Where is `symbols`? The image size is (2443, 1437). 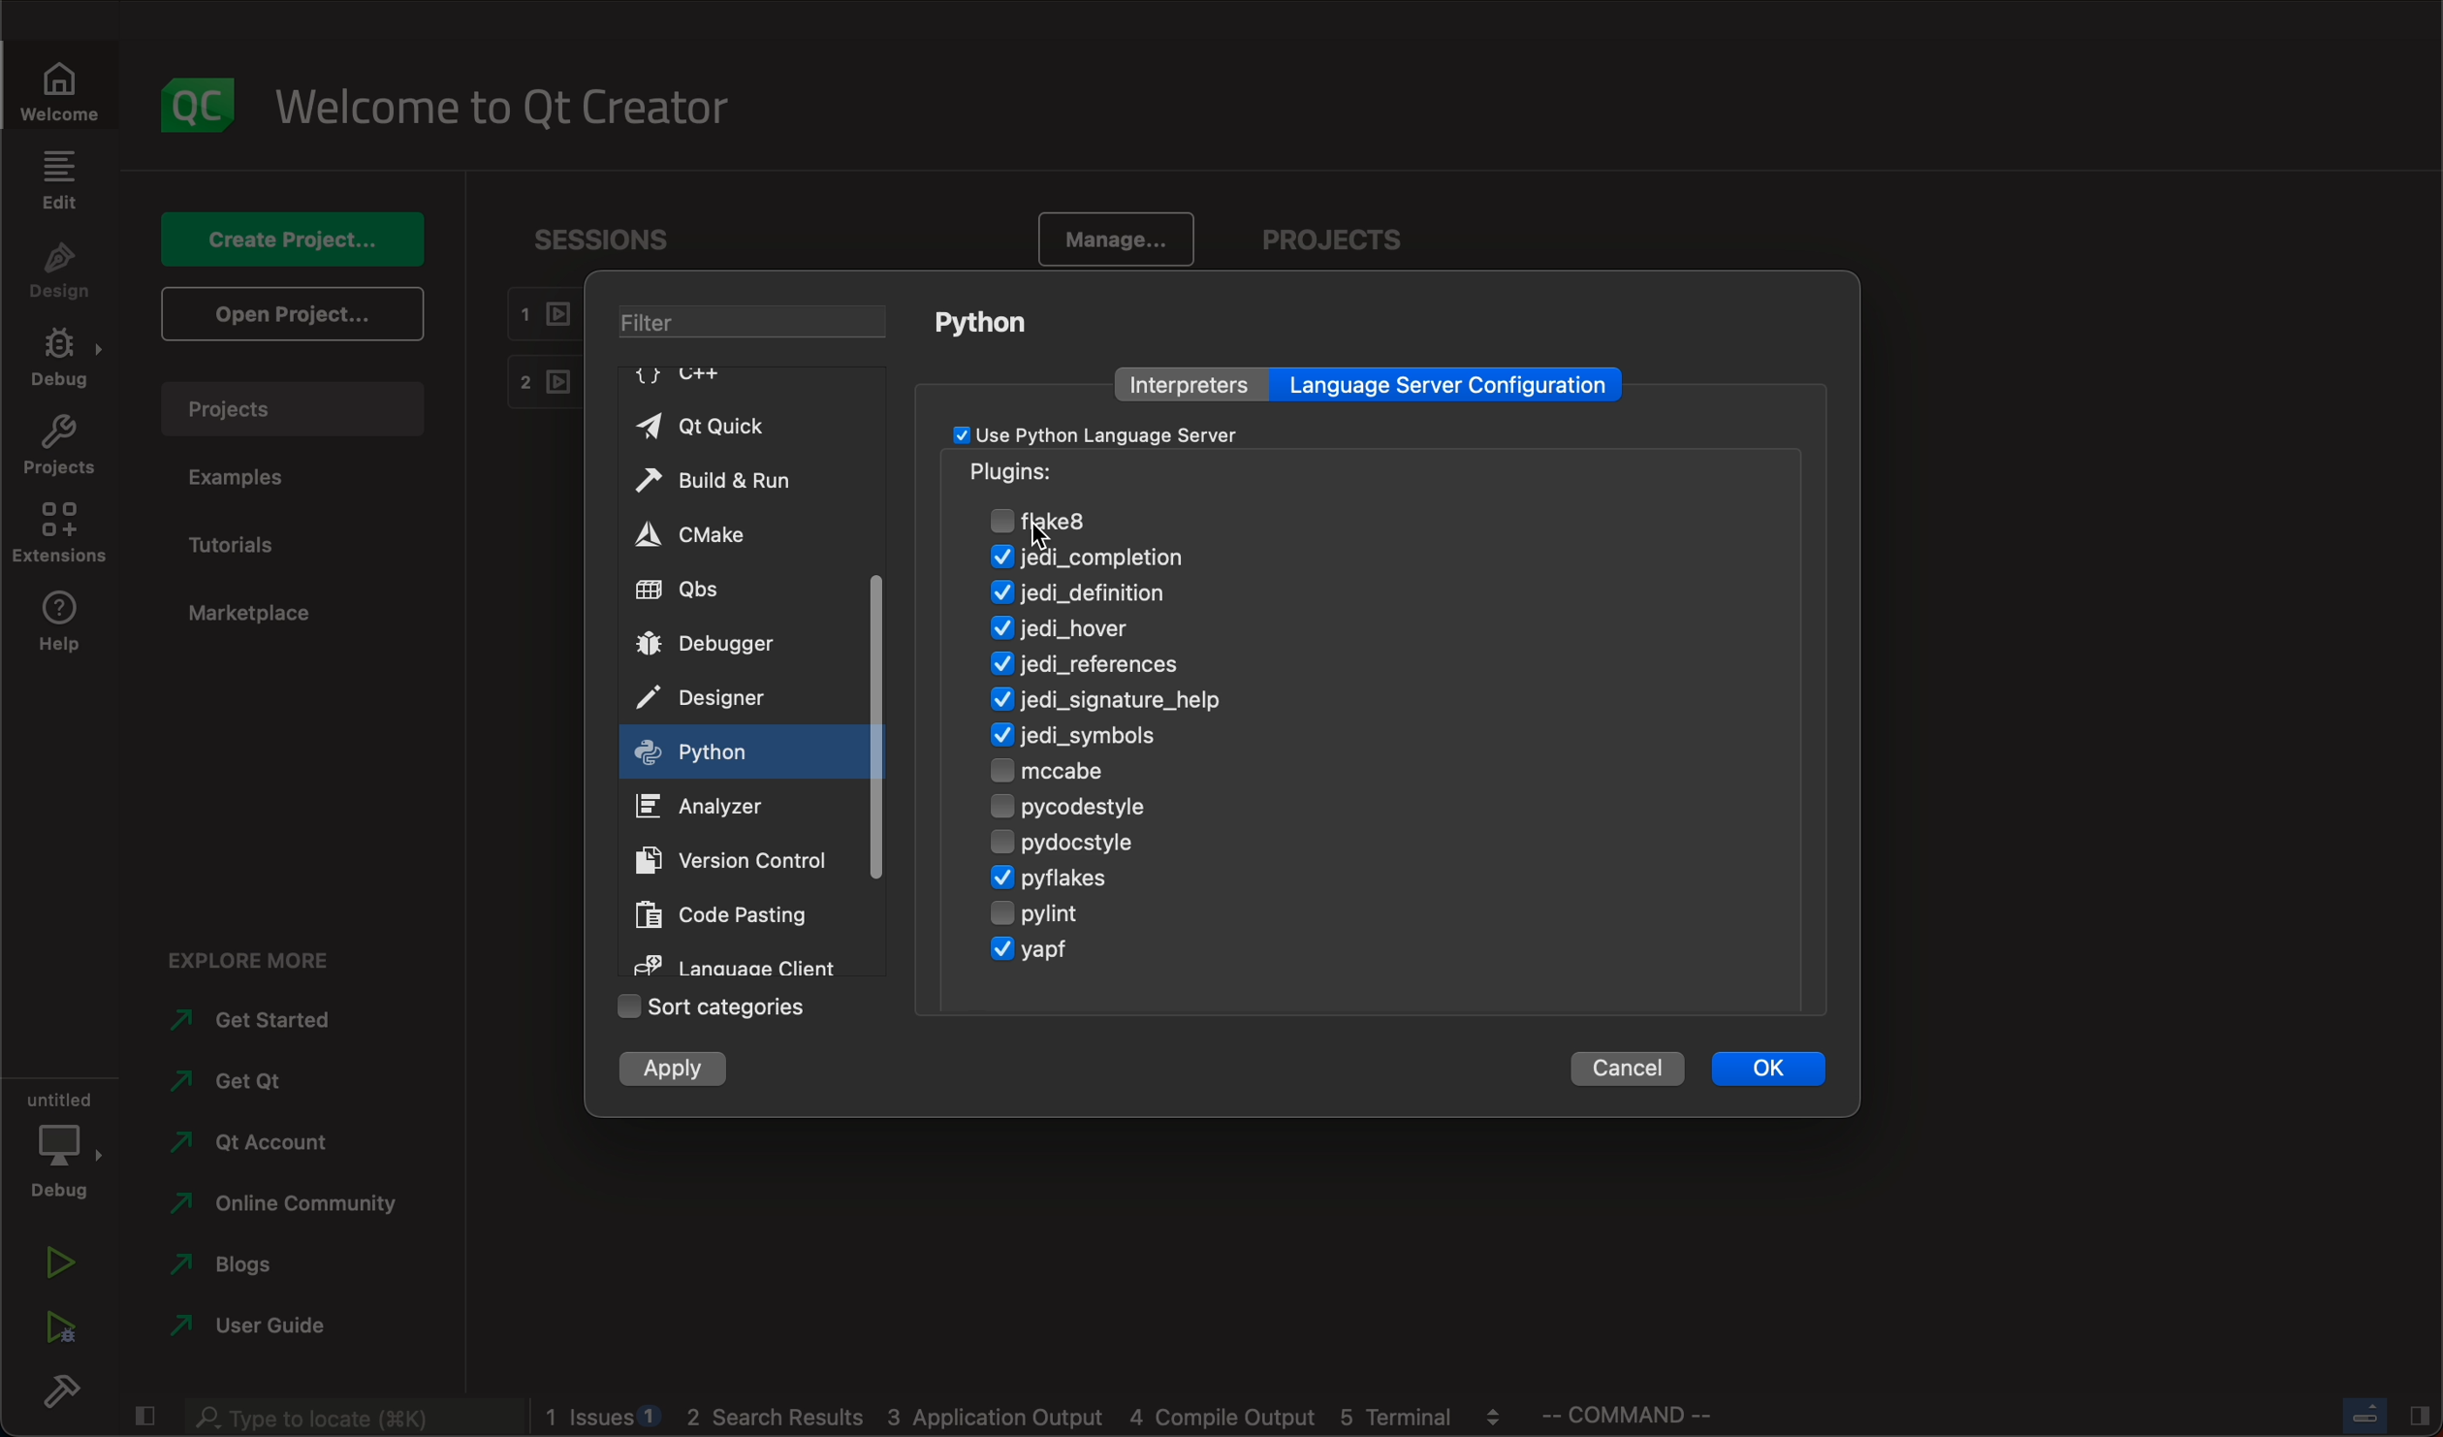
symbols is located at coordinates (1108, 737).